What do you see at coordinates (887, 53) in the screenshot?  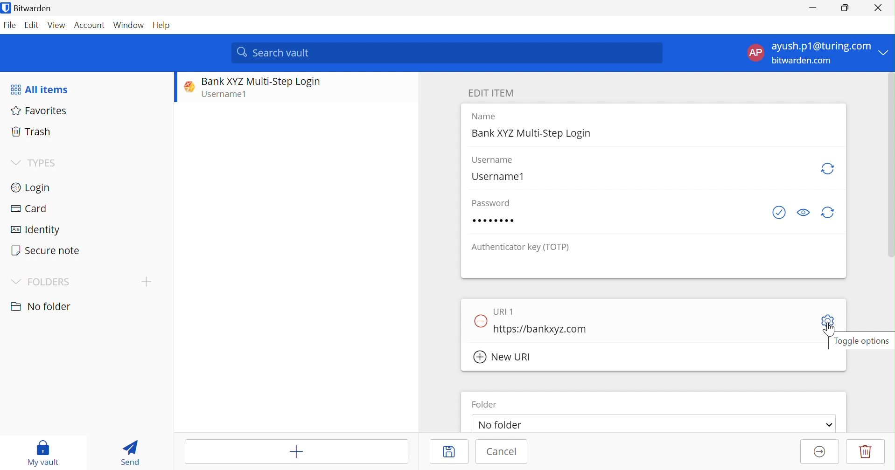 I see `Drop Down` at bounding box center [887, 53].